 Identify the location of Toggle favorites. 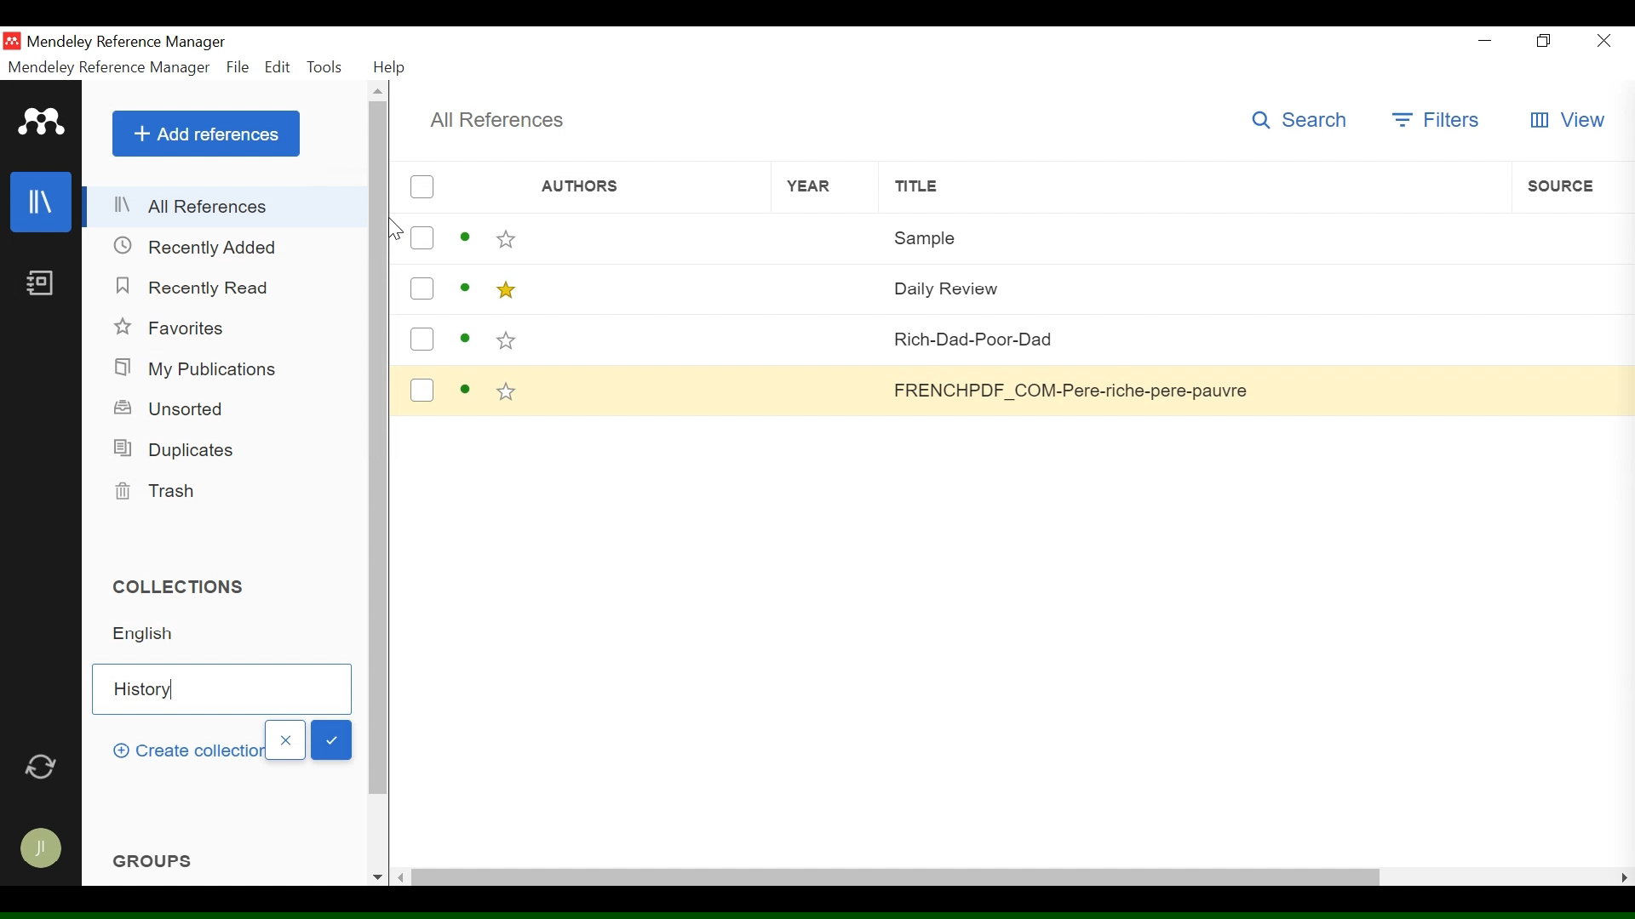
(507, 343).